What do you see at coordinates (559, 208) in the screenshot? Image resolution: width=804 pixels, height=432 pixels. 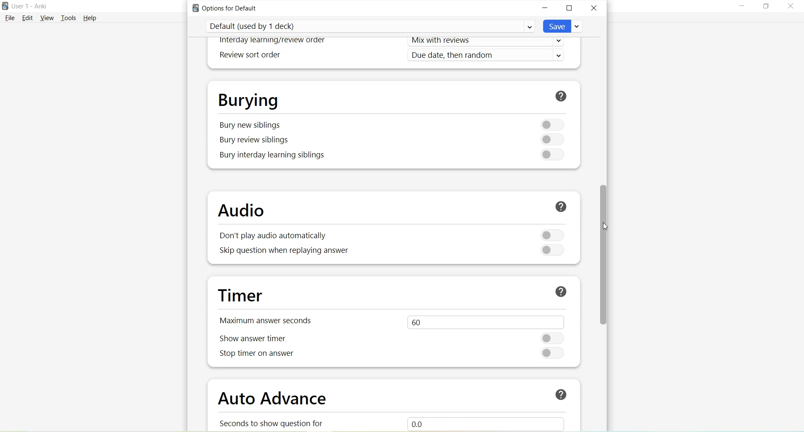 I see `What's this?` at bounding box center [559, 208].